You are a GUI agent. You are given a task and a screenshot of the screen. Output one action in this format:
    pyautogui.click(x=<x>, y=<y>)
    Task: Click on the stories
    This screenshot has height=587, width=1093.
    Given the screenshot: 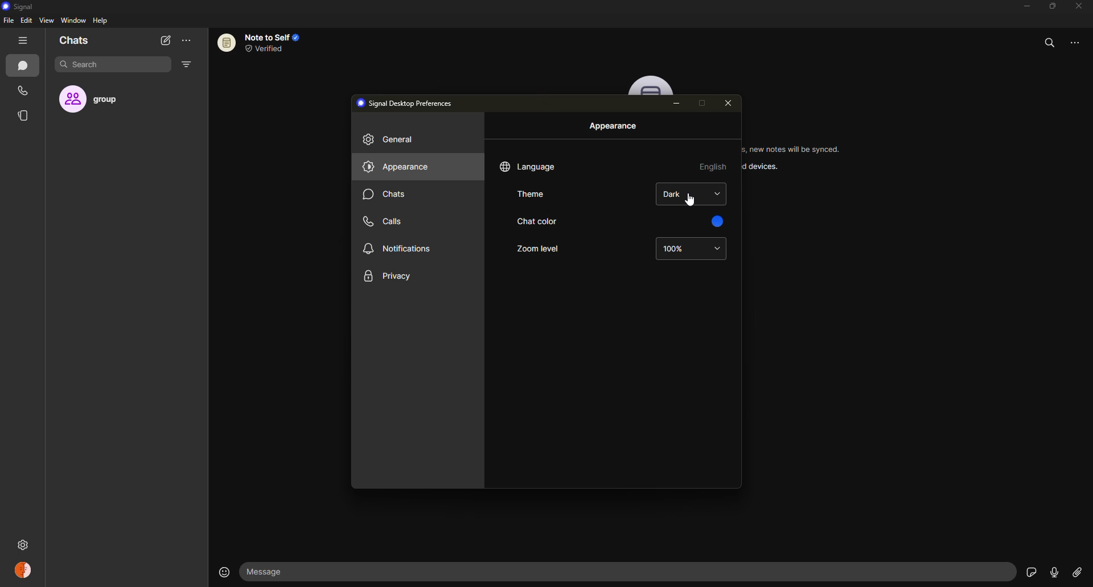 What is the action you would take?
    pyautogui.click(x=26, y=115)
    